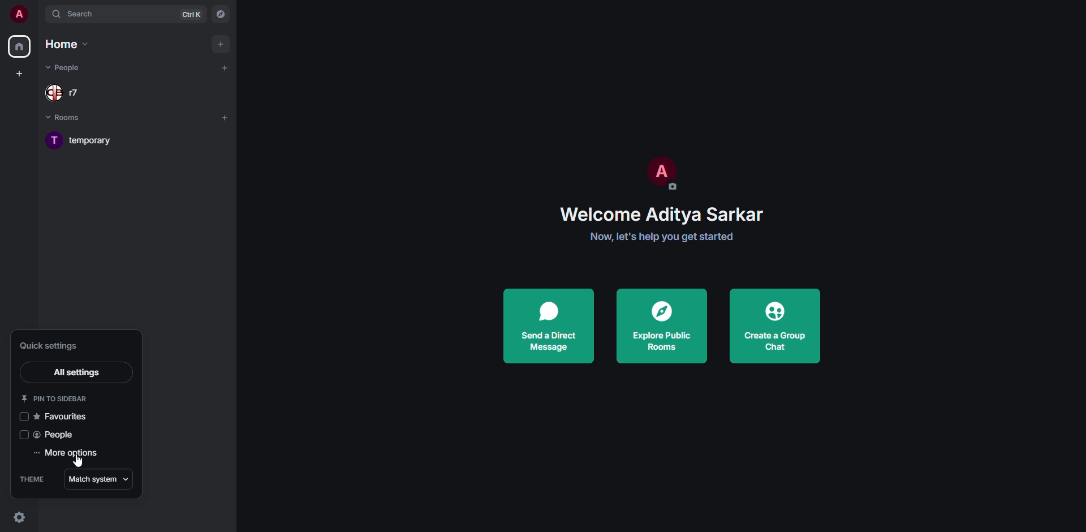 This screenshot has height=532, width=1086. I want to click on send a direct message, so click(547, 327).